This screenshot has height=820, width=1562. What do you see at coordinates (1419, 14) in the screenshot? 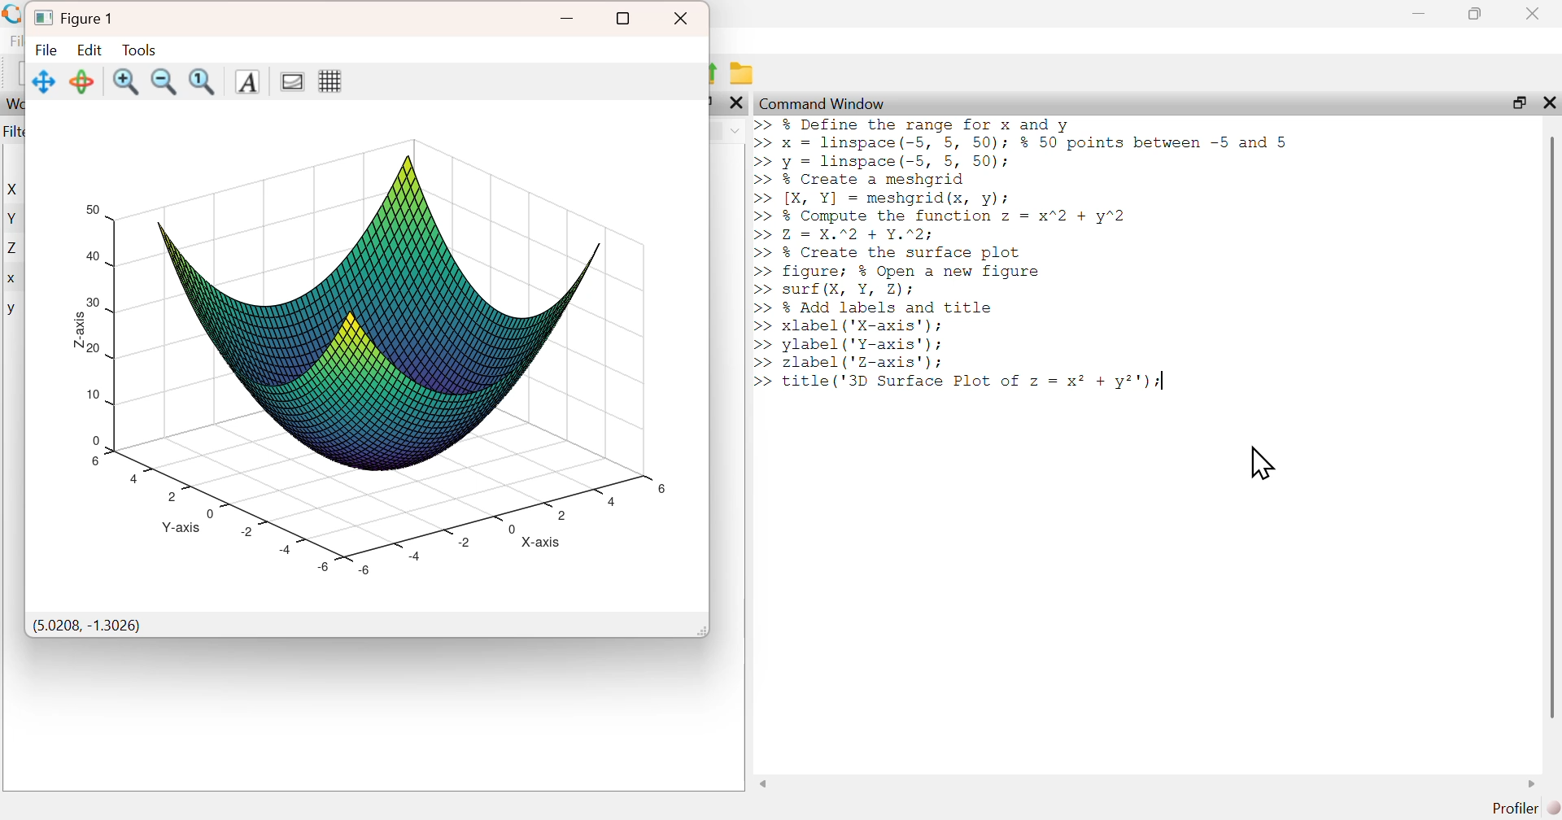
I see `minimize` at bounding box center [1419, 14].